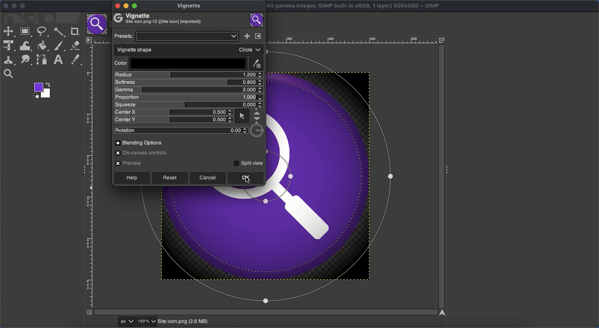 The image size is (599, 328). What do you see at coordinates (88, 39) in the screenshot?
I see `Menu` at bounding box center [88, 39].